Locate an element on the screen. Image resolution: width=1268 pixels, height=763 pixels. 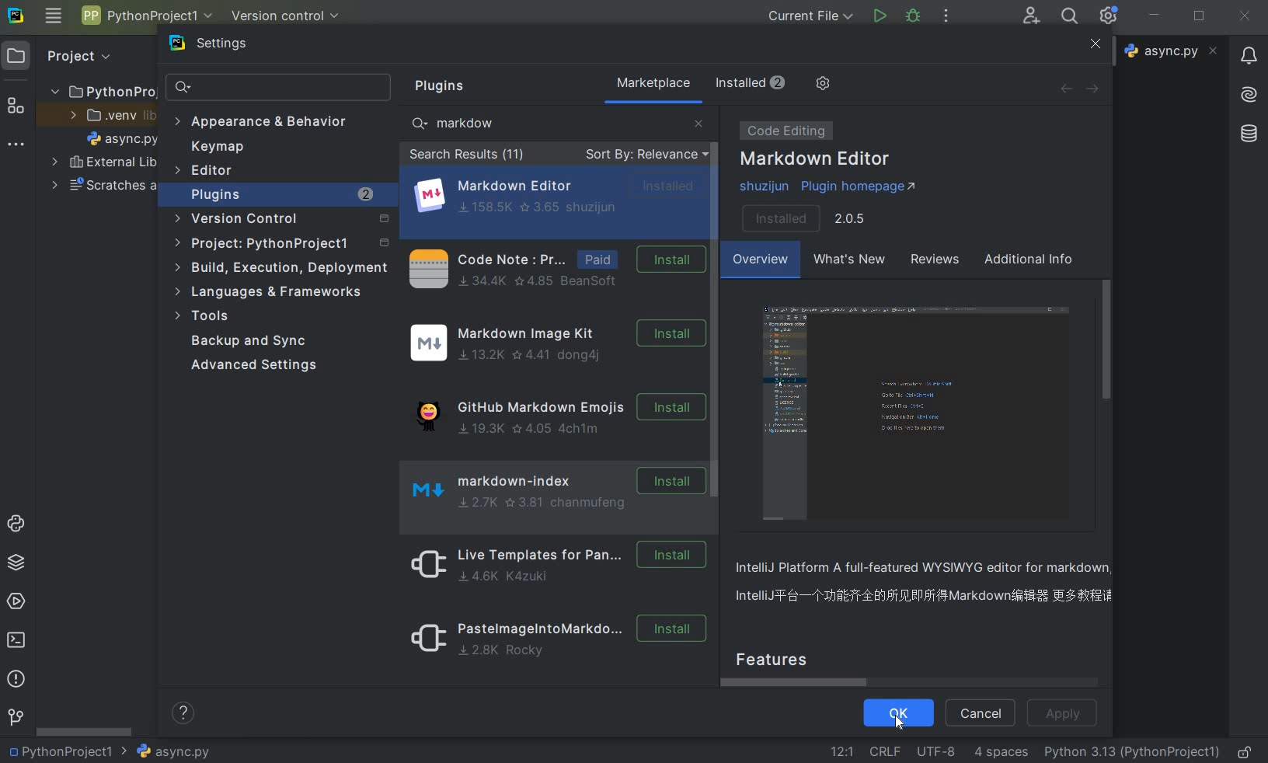
build, execution, deployment is located at coordinates (282, 269).